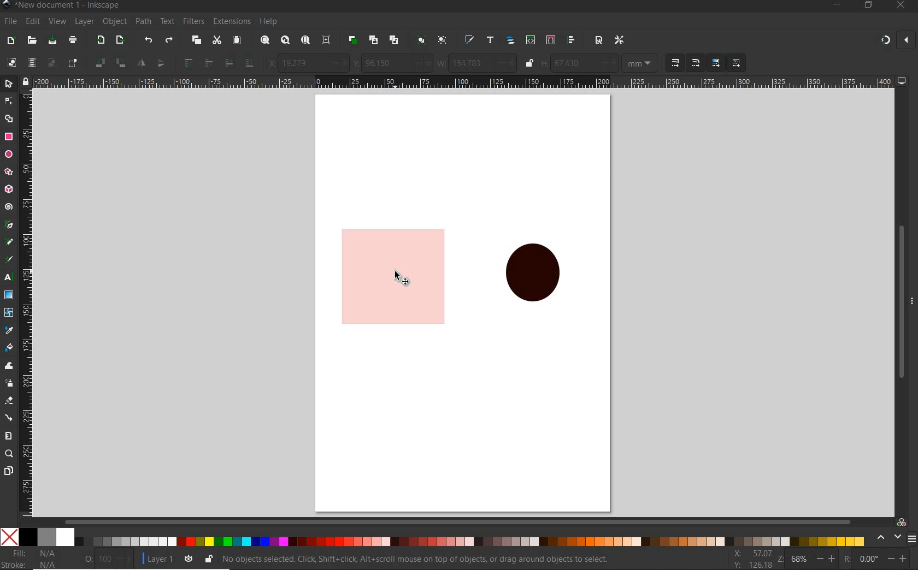 This screenshot has width=918, height=570. Describe the element at coordinates (57, 20) in the screenshot. I see `view` at that location.